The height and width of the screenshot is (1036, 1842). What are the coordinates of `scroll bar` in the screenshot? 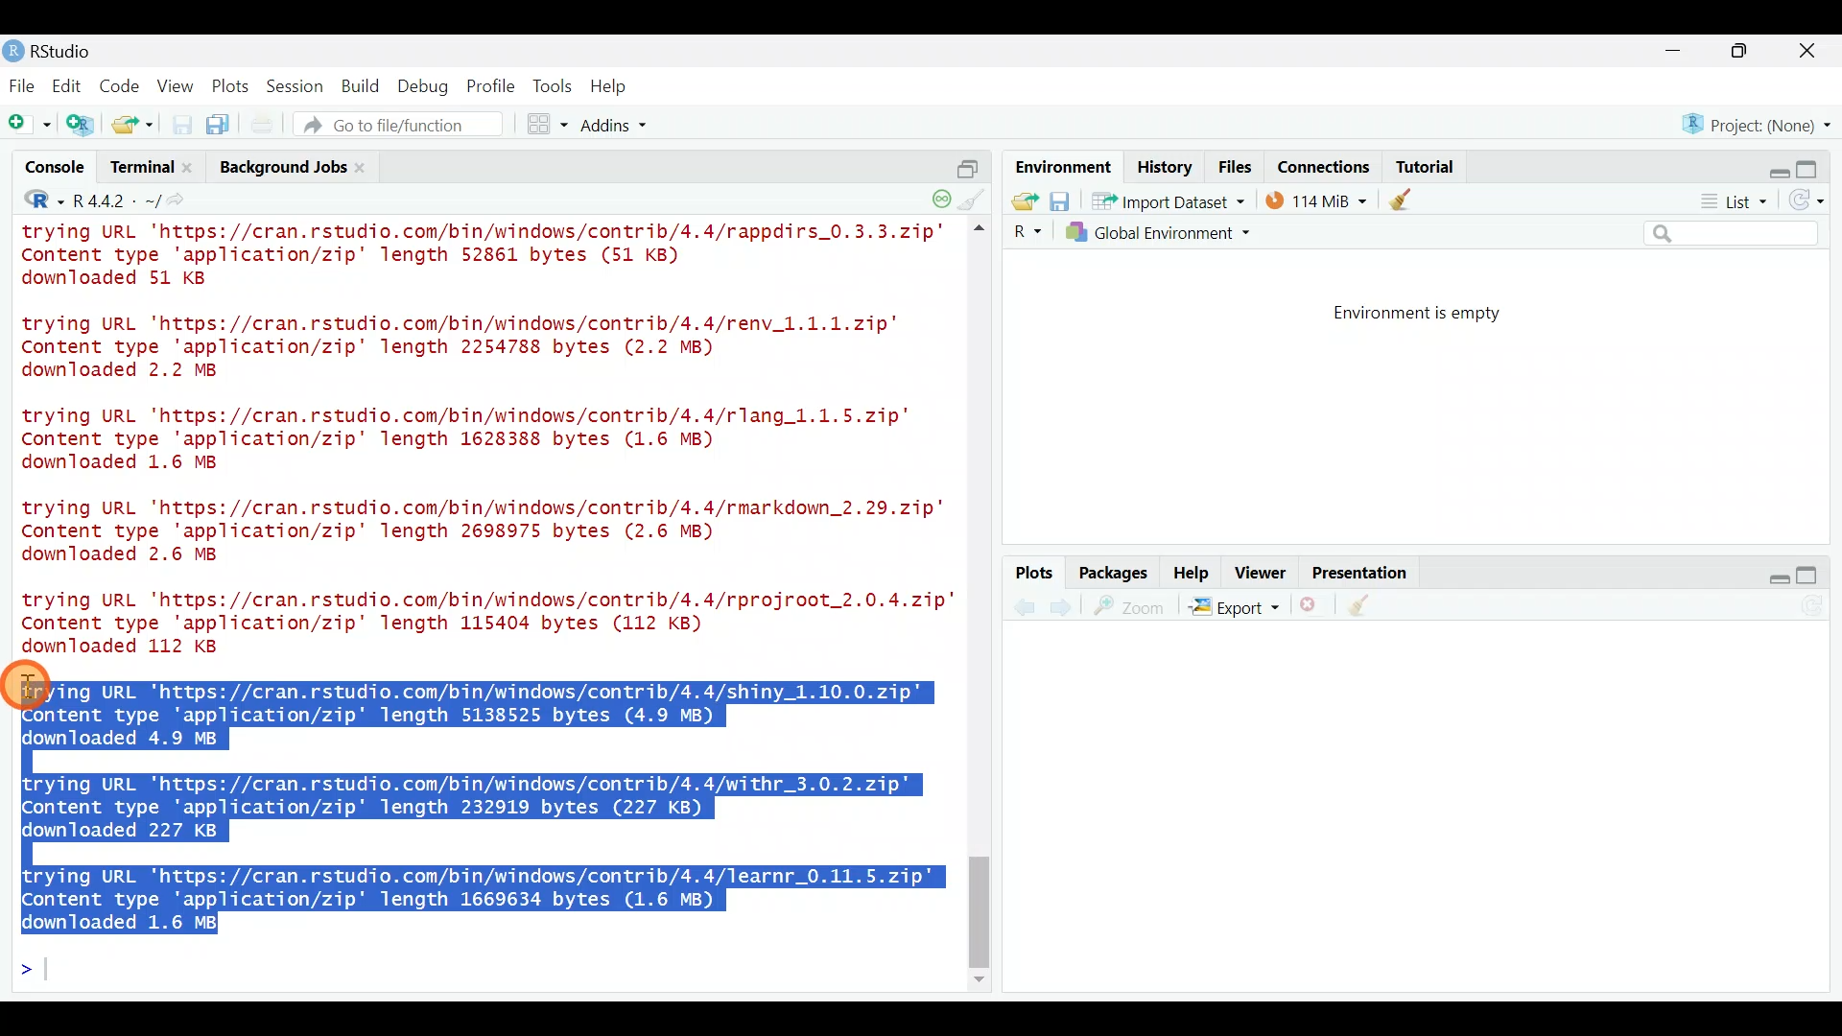 It's located at (982, 606).